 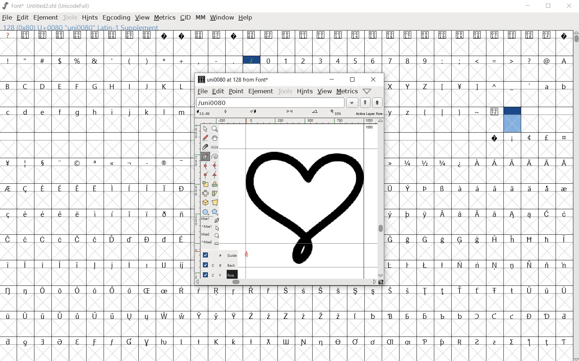 I want to click on glyph, so click(x=459, y=265).